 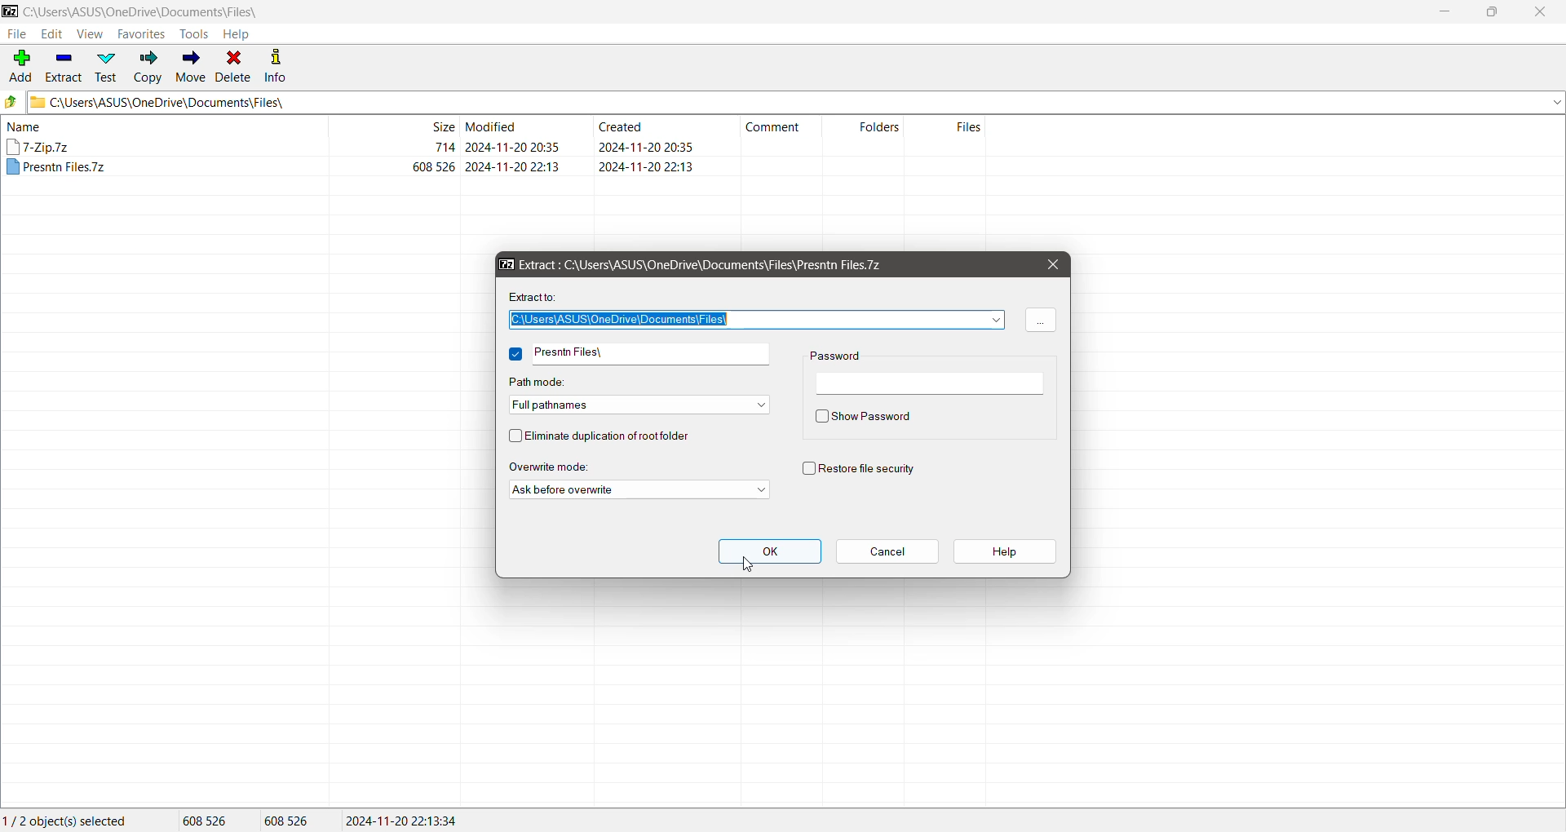 I want to click on Move Up one level, so click(x=11, y=102).